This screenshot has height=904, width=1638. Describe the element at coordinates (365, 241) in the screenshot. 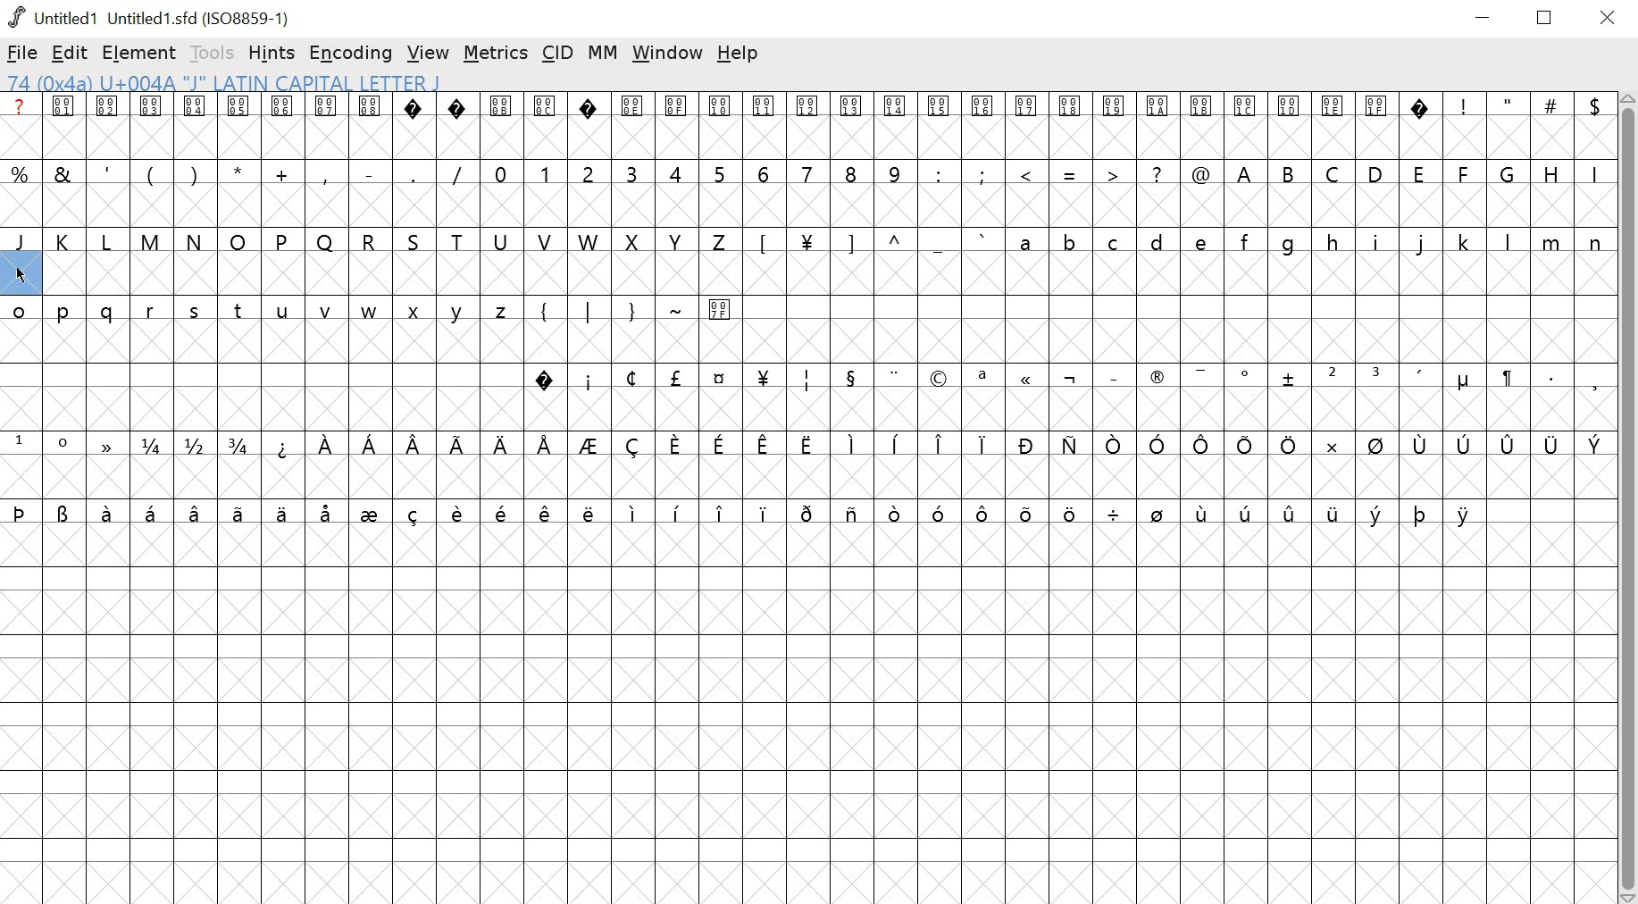

I see `uppercase letters` at that location.